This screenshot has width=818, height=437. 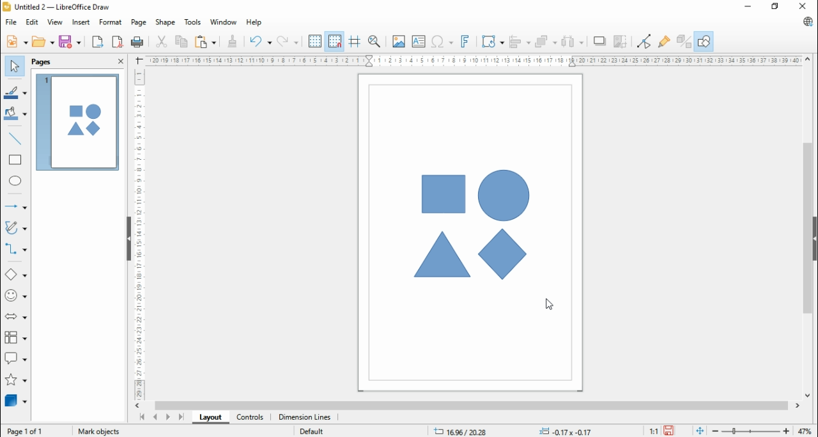 I want to click on rectangle, so click(x=15, y=160).